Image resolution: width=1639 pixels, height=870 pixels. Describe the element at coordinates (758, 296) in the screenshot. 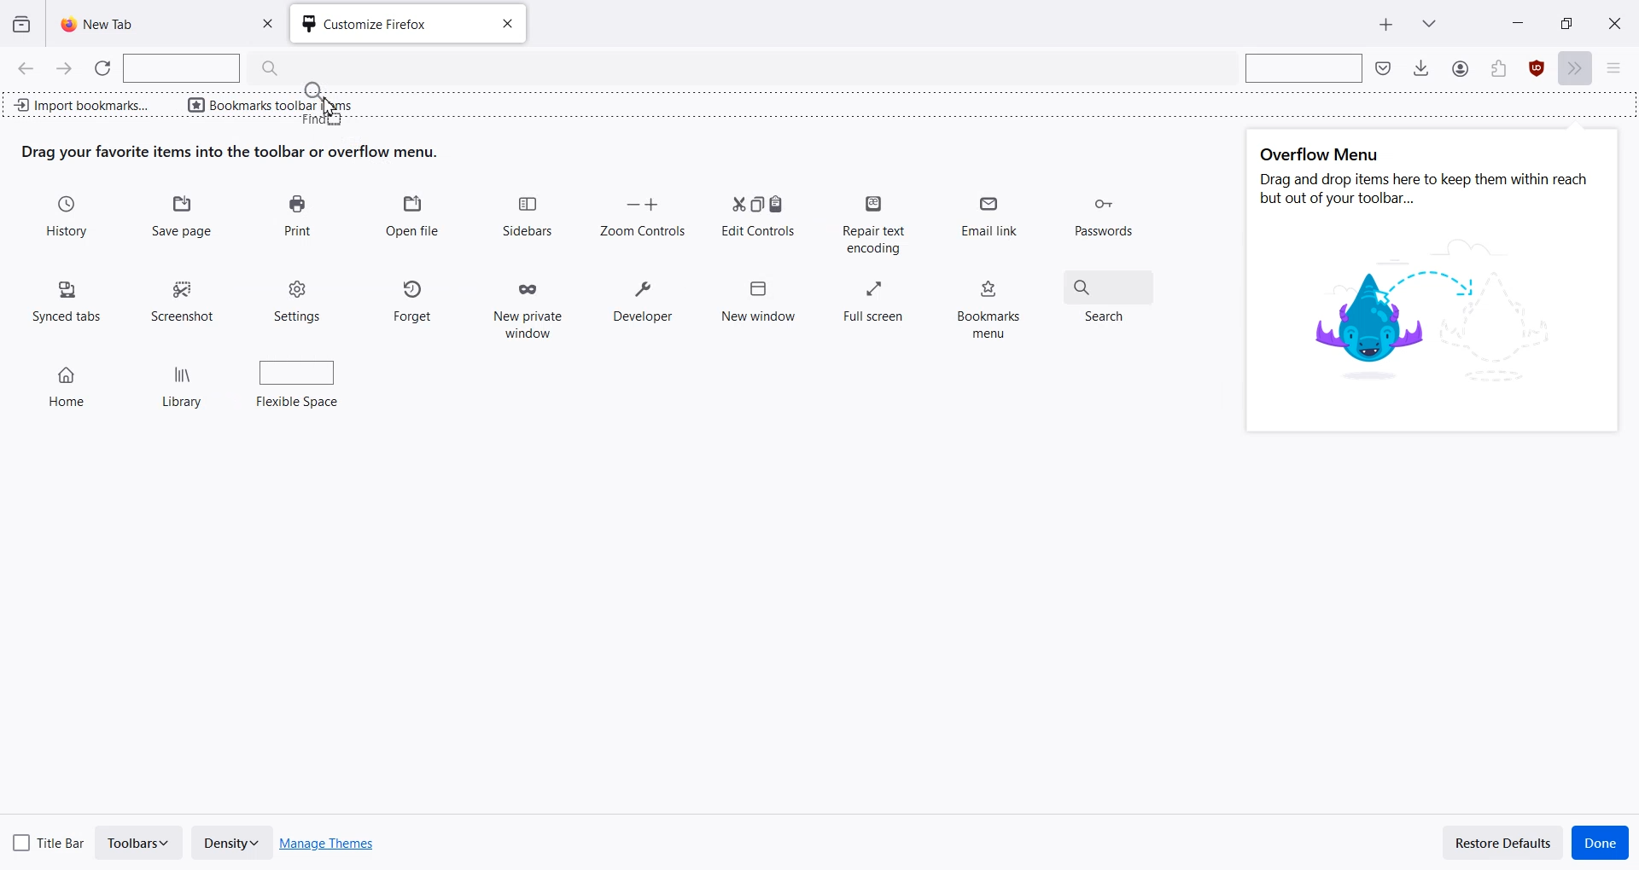

I see `New window` at that location.